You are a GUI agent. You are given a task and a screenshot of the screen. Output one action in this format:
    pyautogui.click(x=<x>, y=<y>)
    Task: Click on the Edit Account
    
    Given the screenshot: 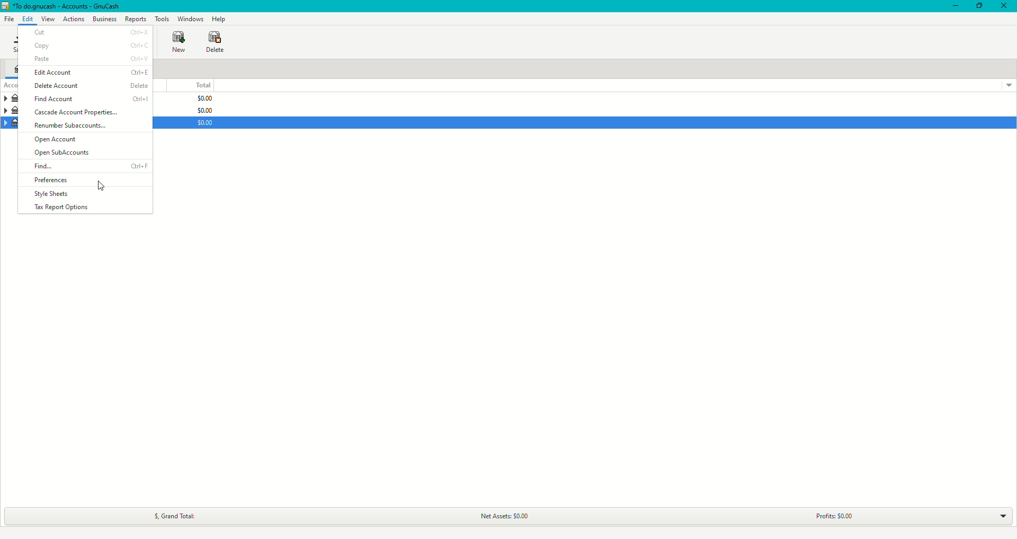 What is the action you would take?
    pyautogui.click(x=91, y=73)
    